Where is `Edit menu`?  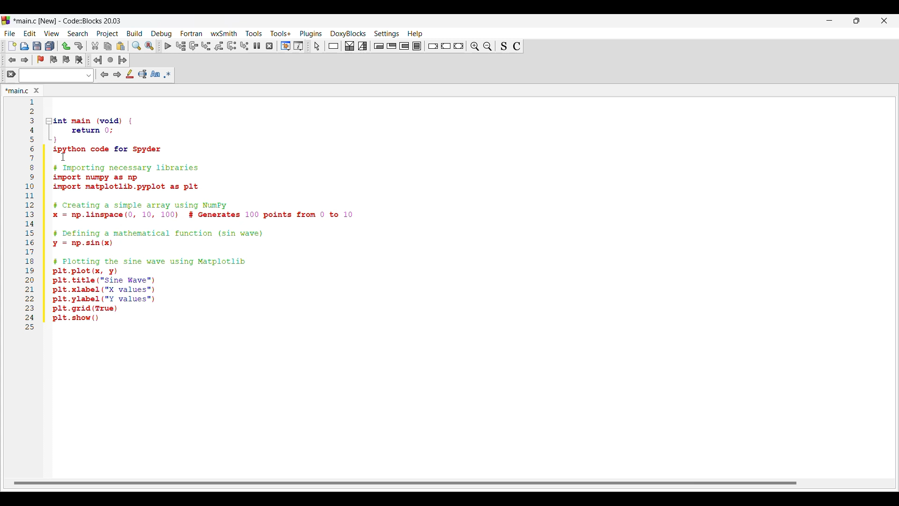
Edit menu is located at coordinates (30, 34).